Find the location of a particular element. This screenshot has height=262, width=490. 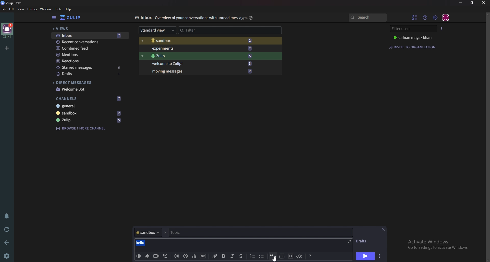

Reload is located at coordinates (8, 229).